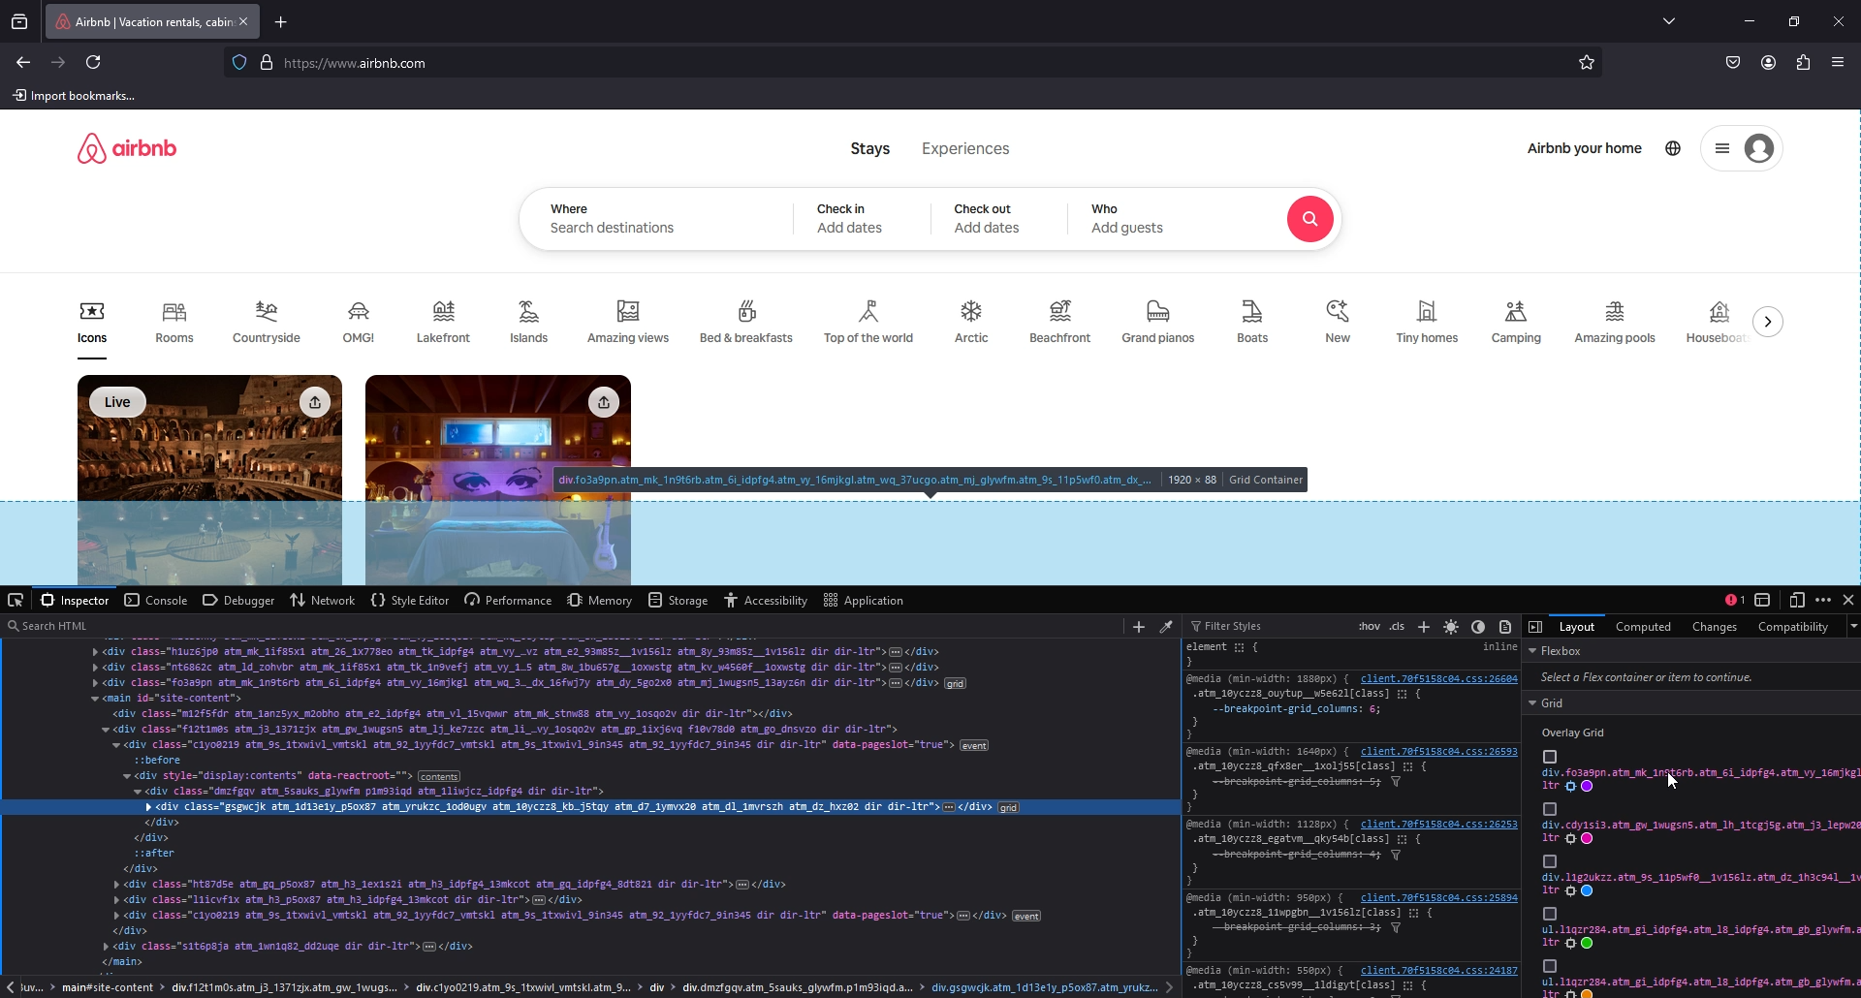 This screenshot has height=998, width=1861. What do you see at coordinates (1689, 666) in the screenshot?
I see `flexbox css` at bounding box center [1689, 666].